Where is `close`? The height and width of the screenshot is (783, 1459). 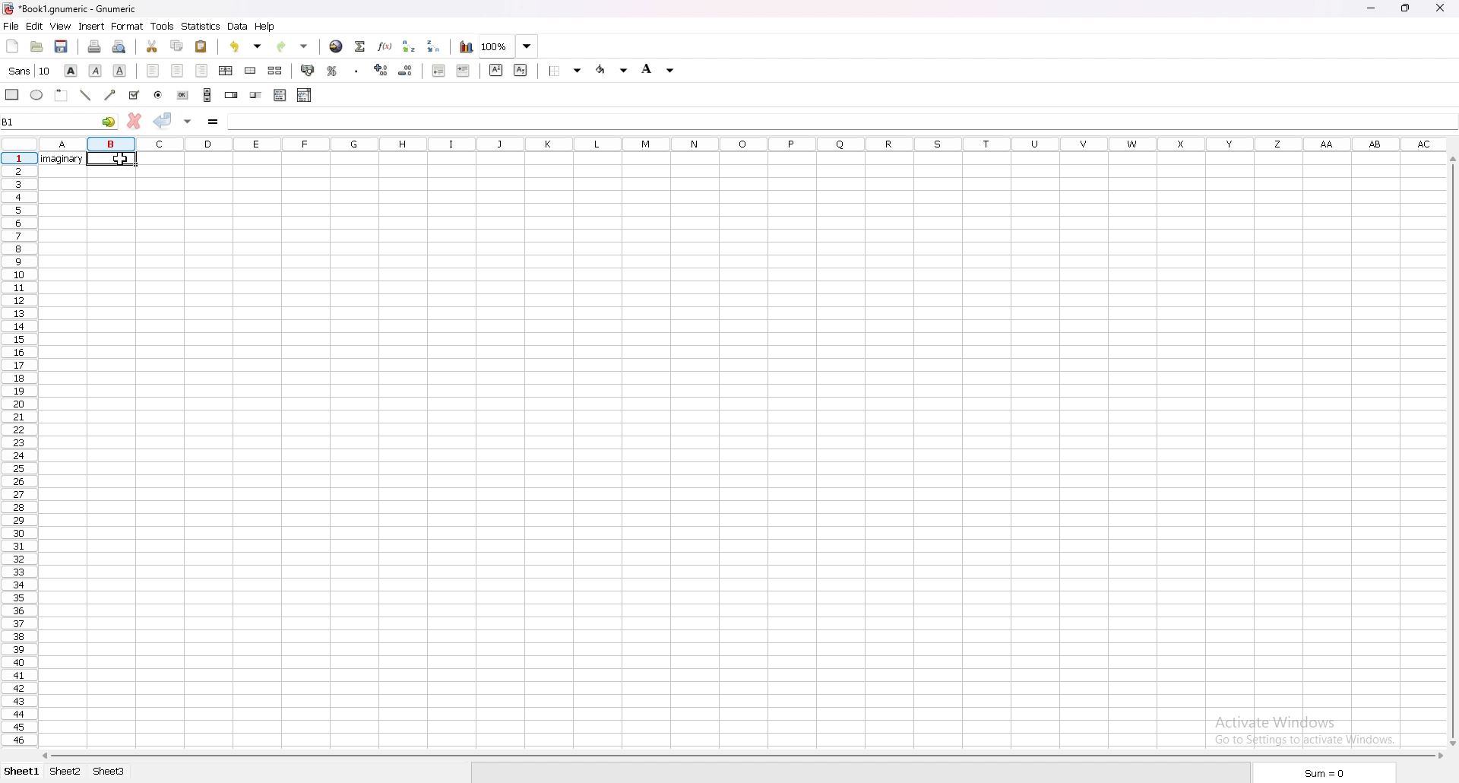 close is located at coordinates (1441, 8).